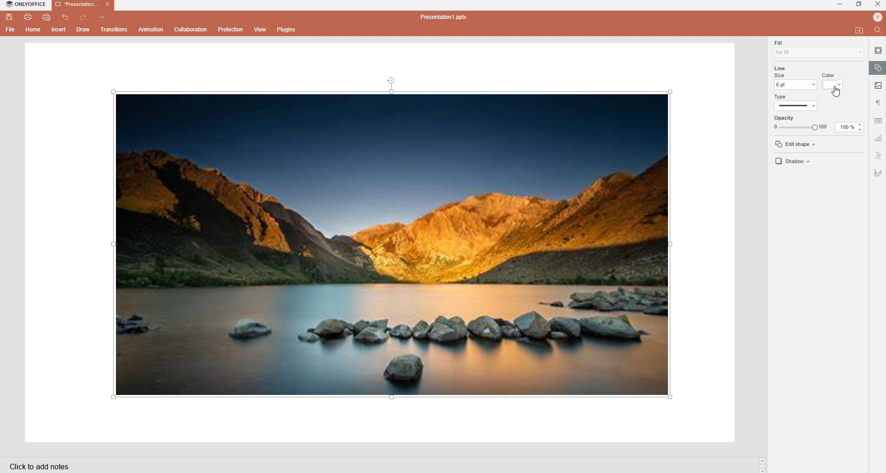 Image resolution: width=886 pixels, height=473 pixels. What do you see at coordinates (28, 18) in the screenshot?
I see `Print file` at bounding box center [28, 18].